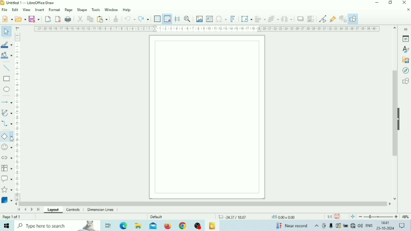 This screenshot has height=231, width=411. What do you see at coordinates (246, 18) in the screenshot?
I see `Transformations` at bounding box center [246, 18].